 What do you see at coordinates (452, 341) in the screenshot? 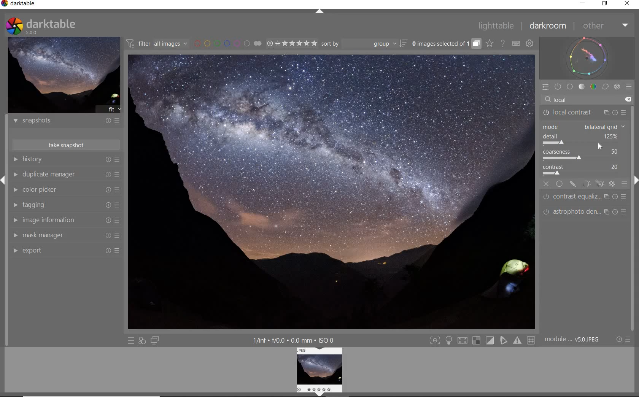
I see `toggle ISO 12646 color assessment conditions` at bounding box center [452, 341].